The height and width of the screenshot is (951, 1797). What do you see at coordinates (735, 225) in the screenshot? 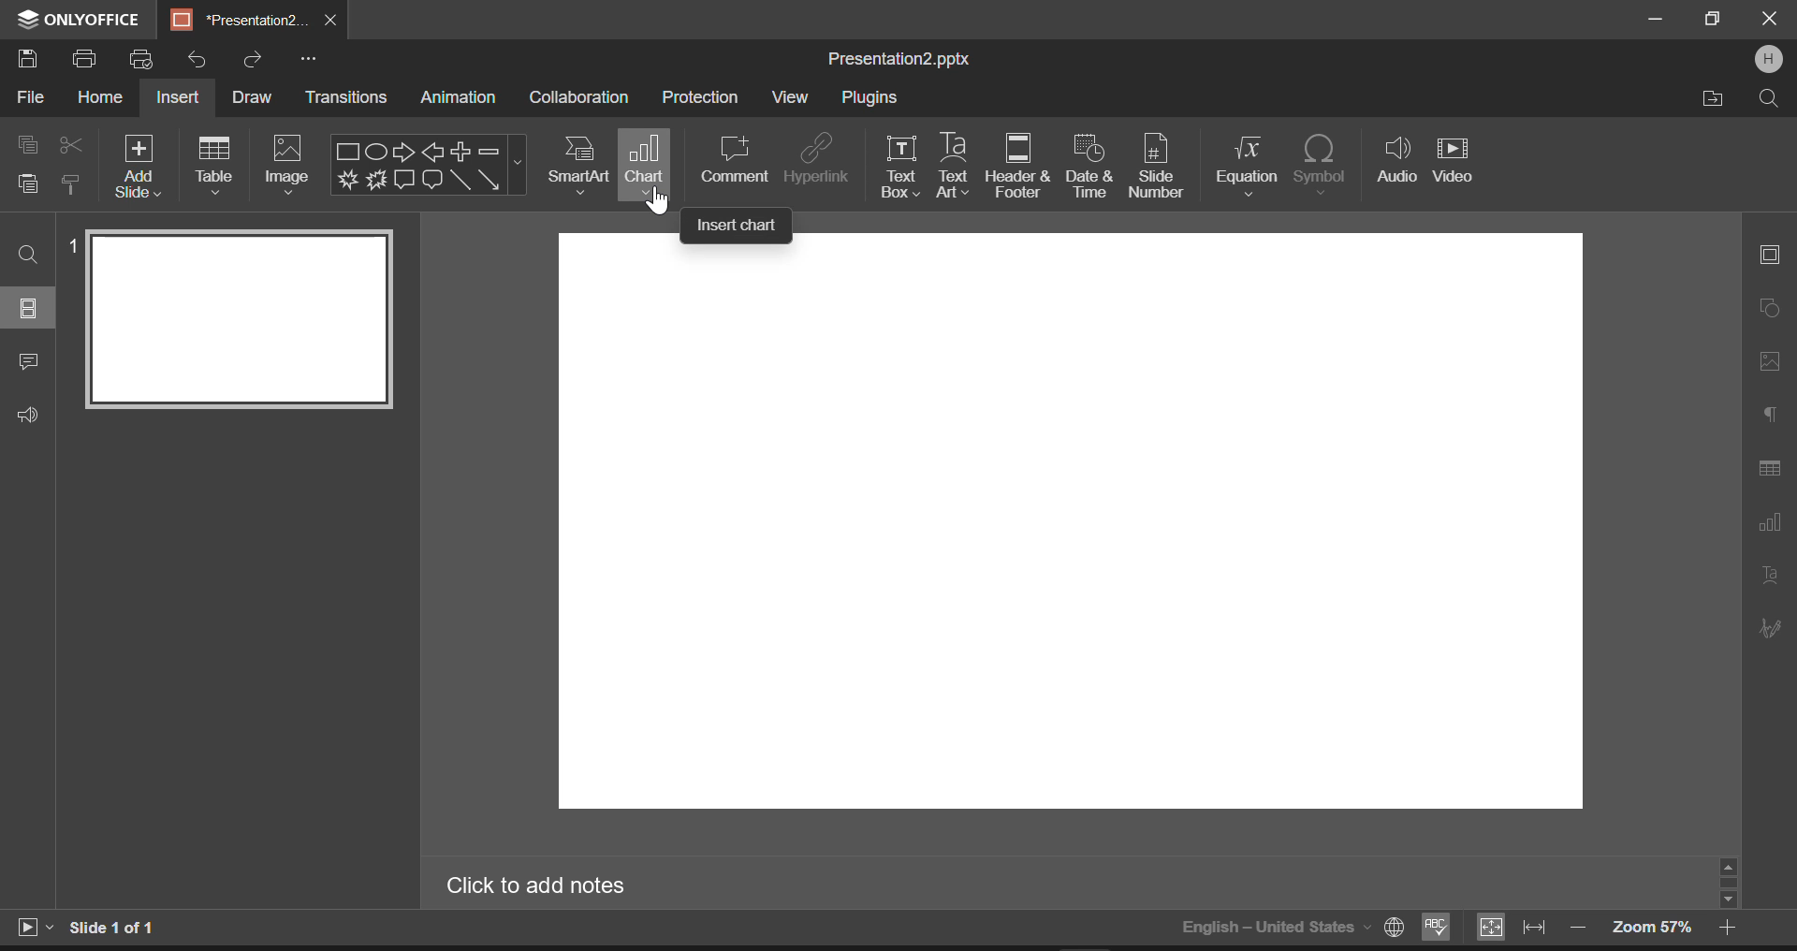
I see `Insert chart` at bounding box center [735, 225].